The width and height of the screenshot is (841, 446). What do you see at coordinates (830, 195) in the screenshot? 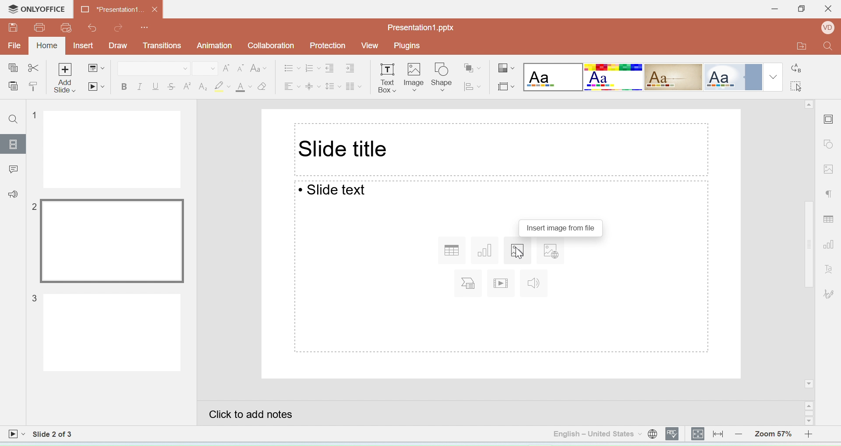
I see `Paragraph settings` at bounding box center [830, 195].